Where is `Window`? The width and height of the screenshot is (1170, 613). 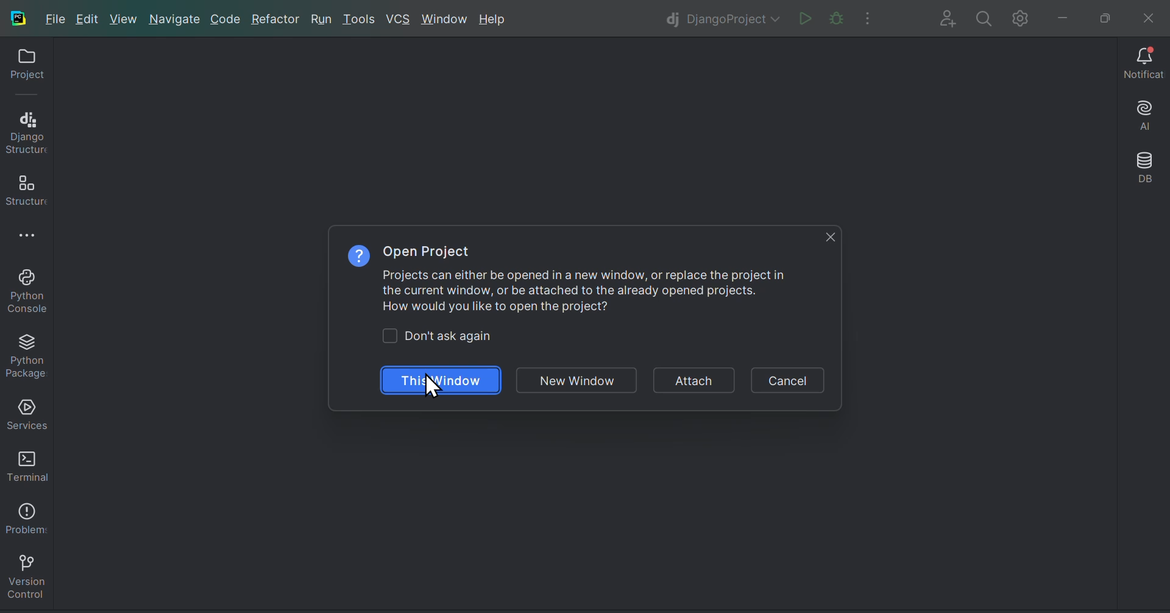
Window is located at coordinates (447, 20).